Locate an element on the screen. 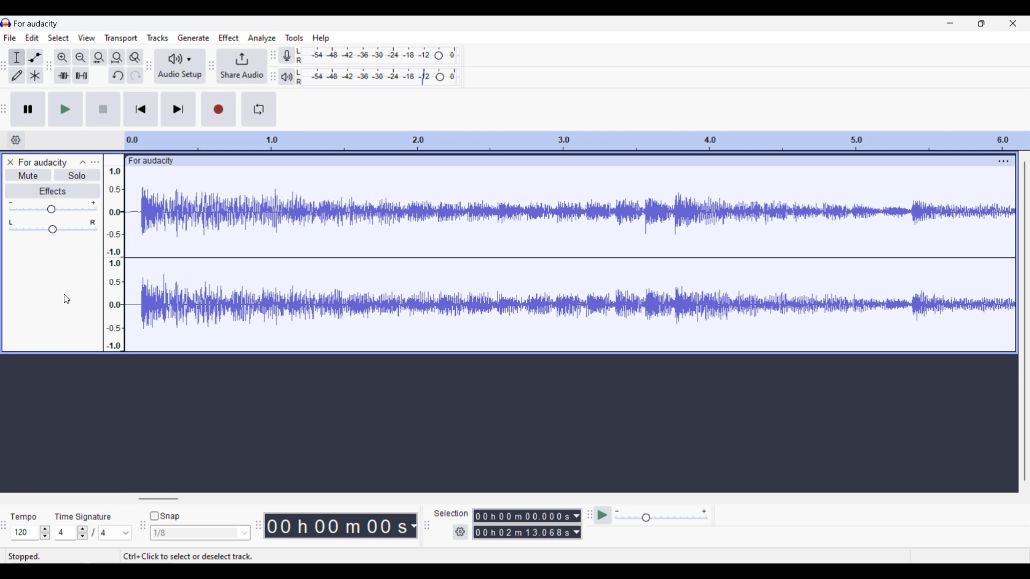  Play/Play once is located at coordinates (65, 109).